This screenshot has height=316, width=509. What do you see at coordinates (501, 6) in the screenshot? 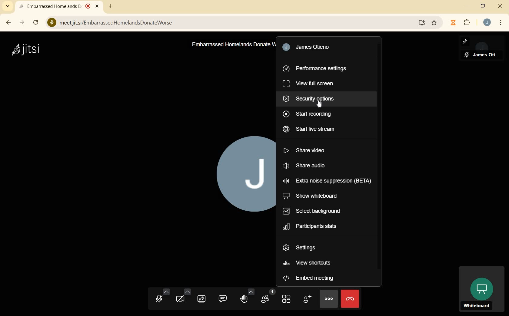
I see `close` at bounding box center [501, 6].